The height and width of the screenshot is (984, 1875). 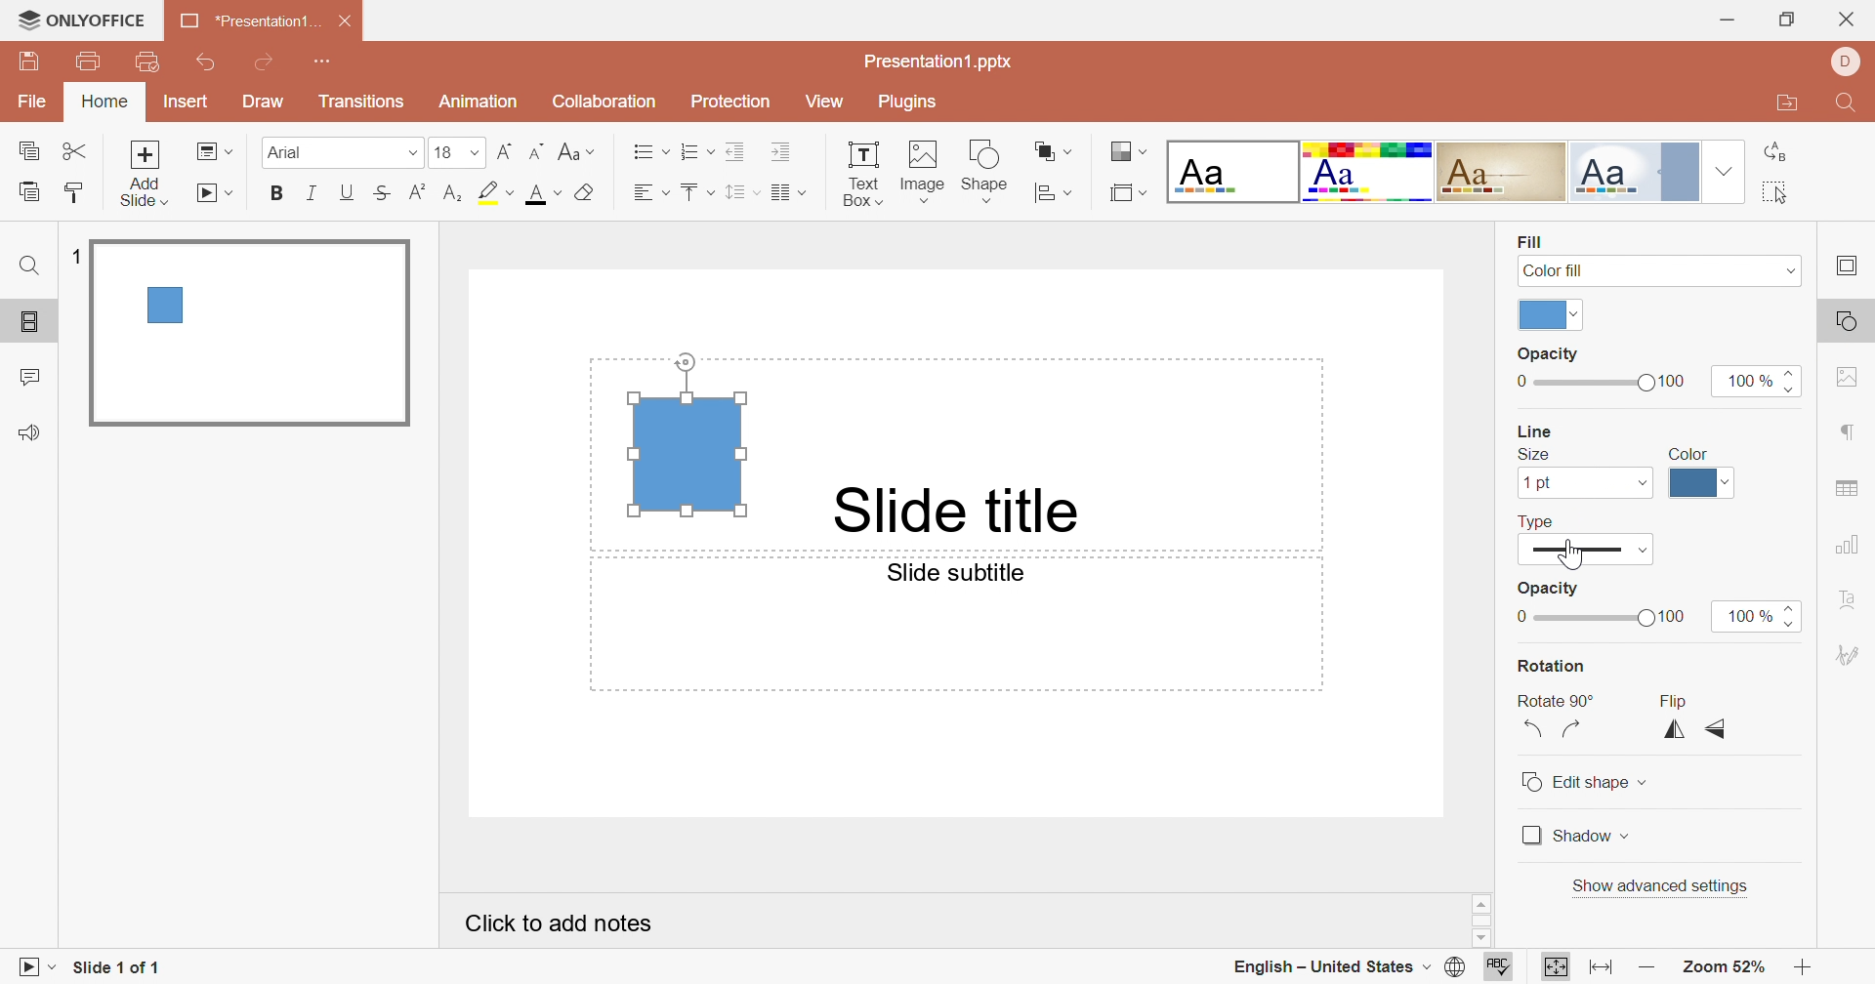 I want to click on English - United States, so click(x=1325, y=965).